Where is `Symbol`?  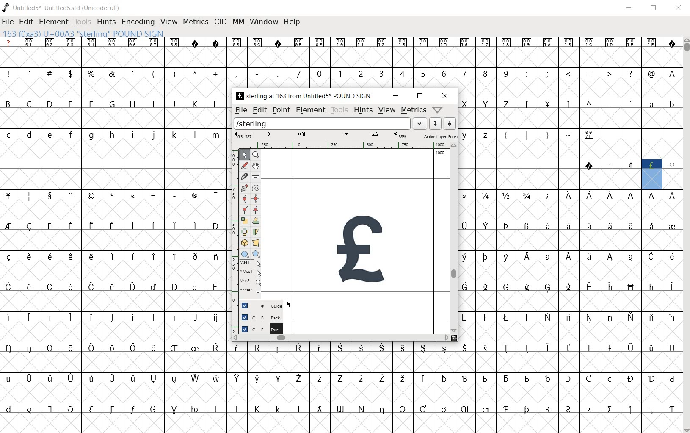 Symbol is located at coordinates (91, 348).